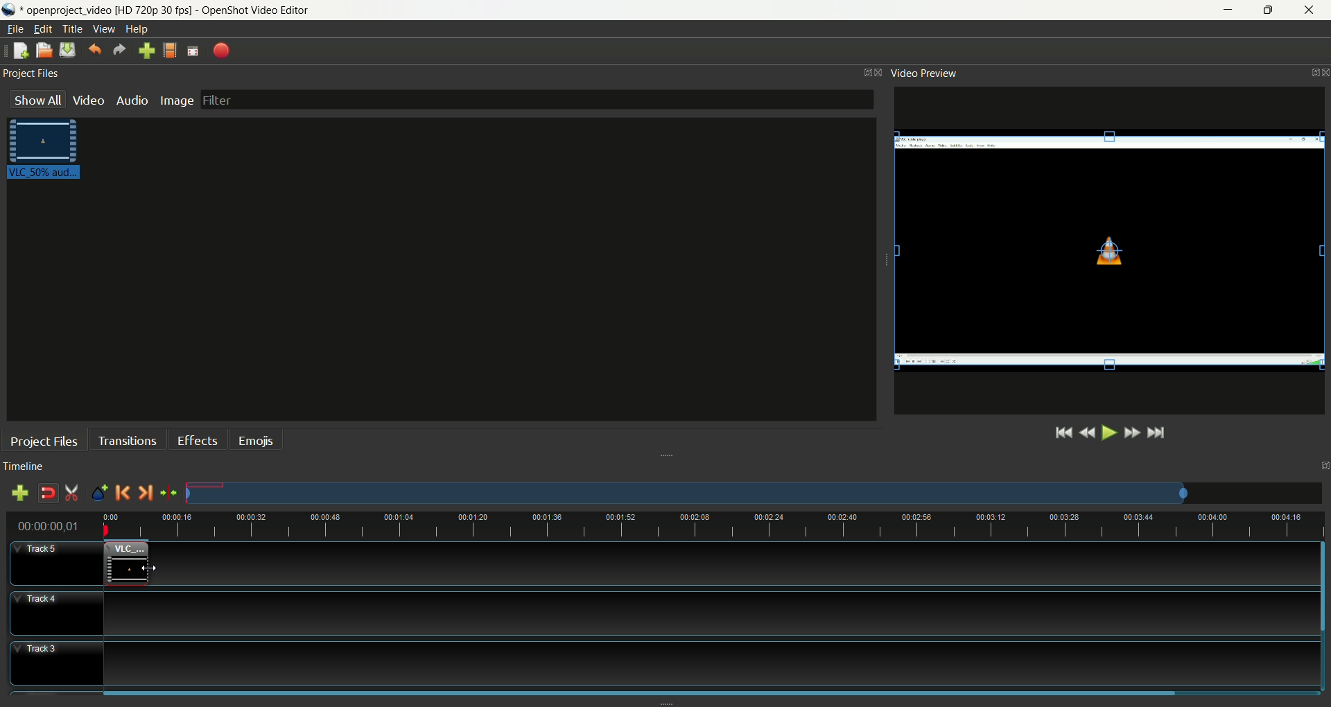  Describe the element at coordinates (200, 439) in the screenshot. I see `effects` at that location.